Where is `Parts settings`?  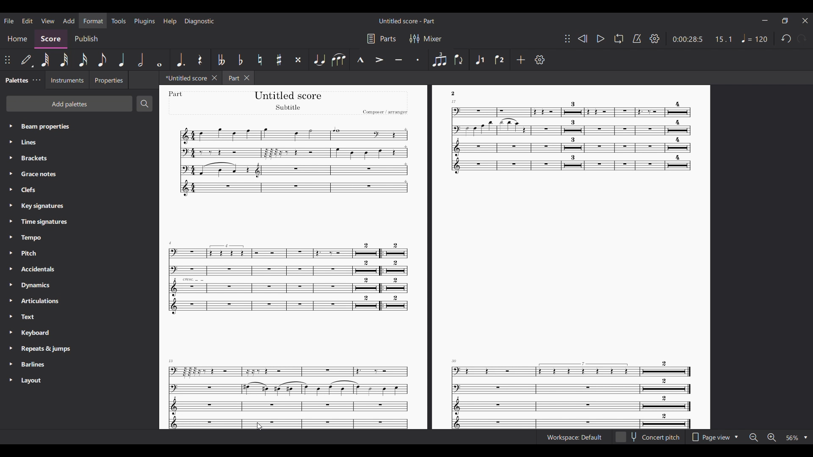 Parts settings is located at coordinates (382, 39).